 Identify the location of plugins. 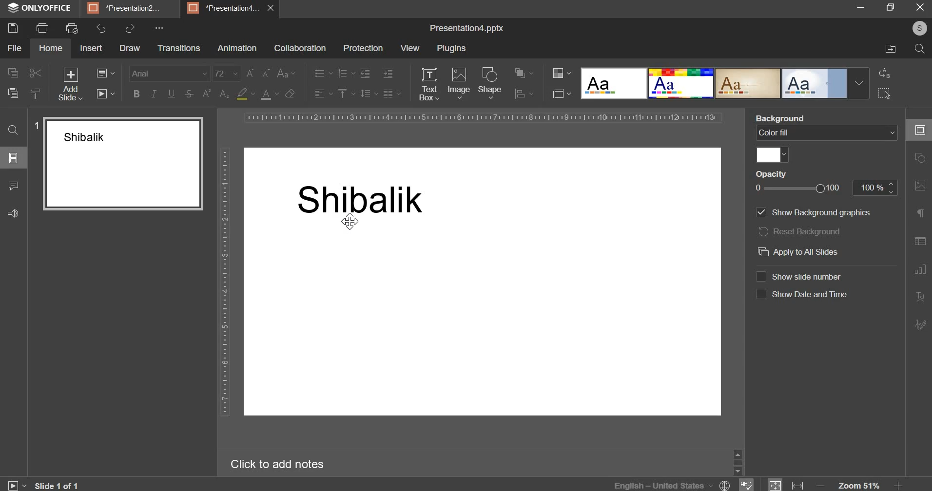
(451, 49).